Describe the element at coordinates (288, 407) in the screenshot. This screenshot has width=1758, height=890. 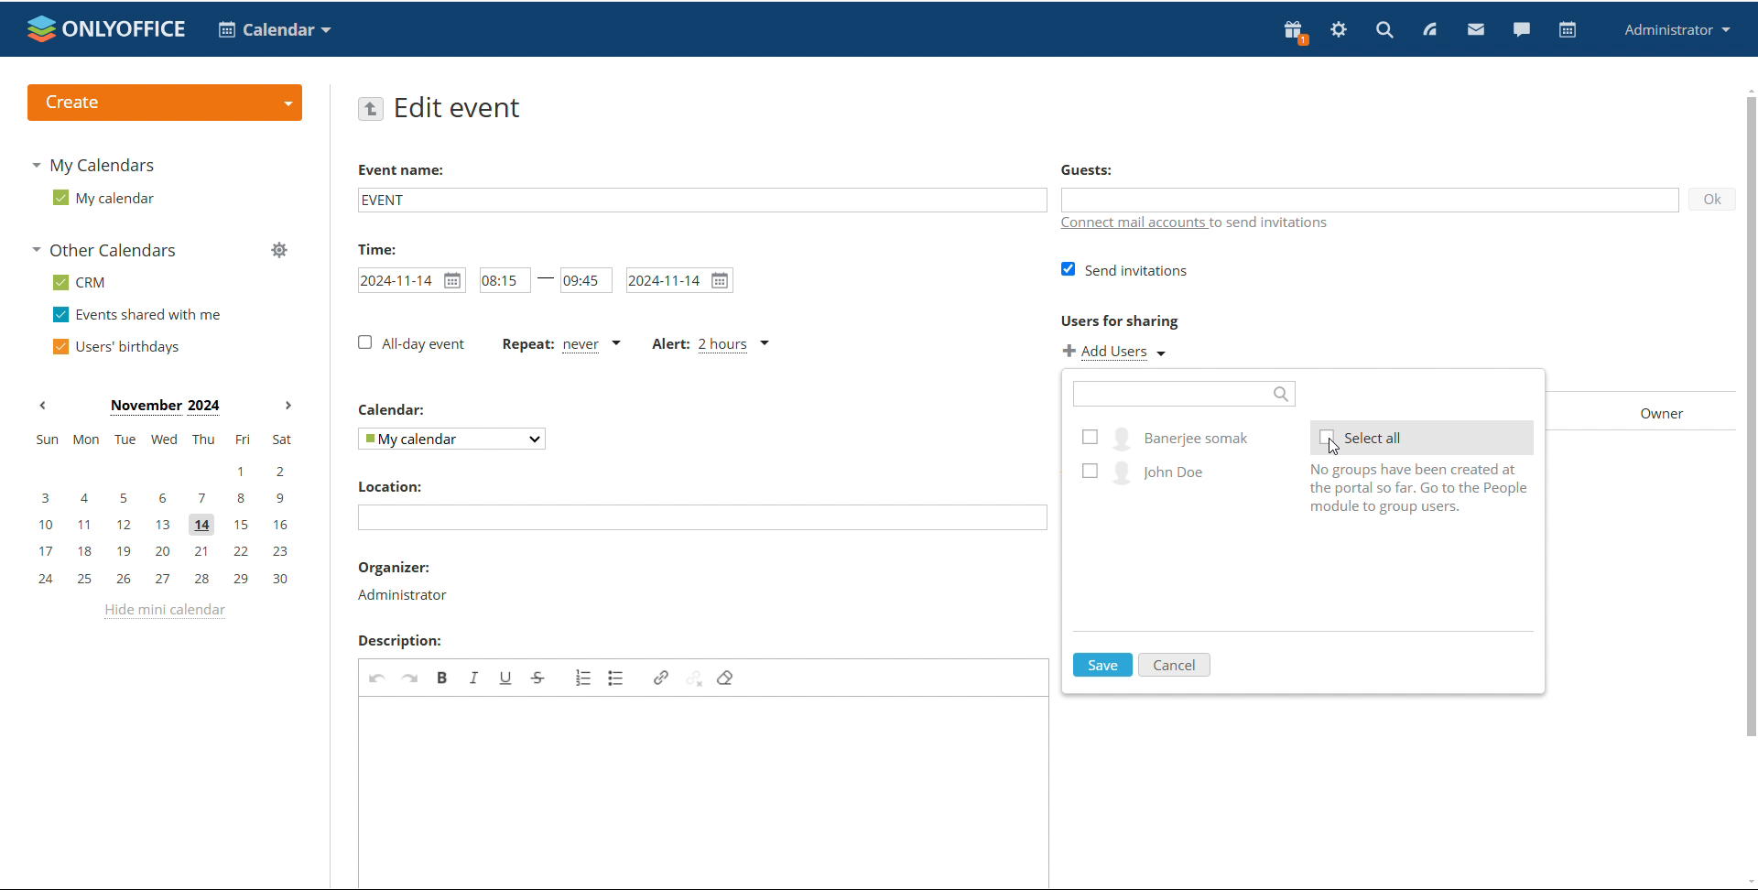
I see `next month` at that location.